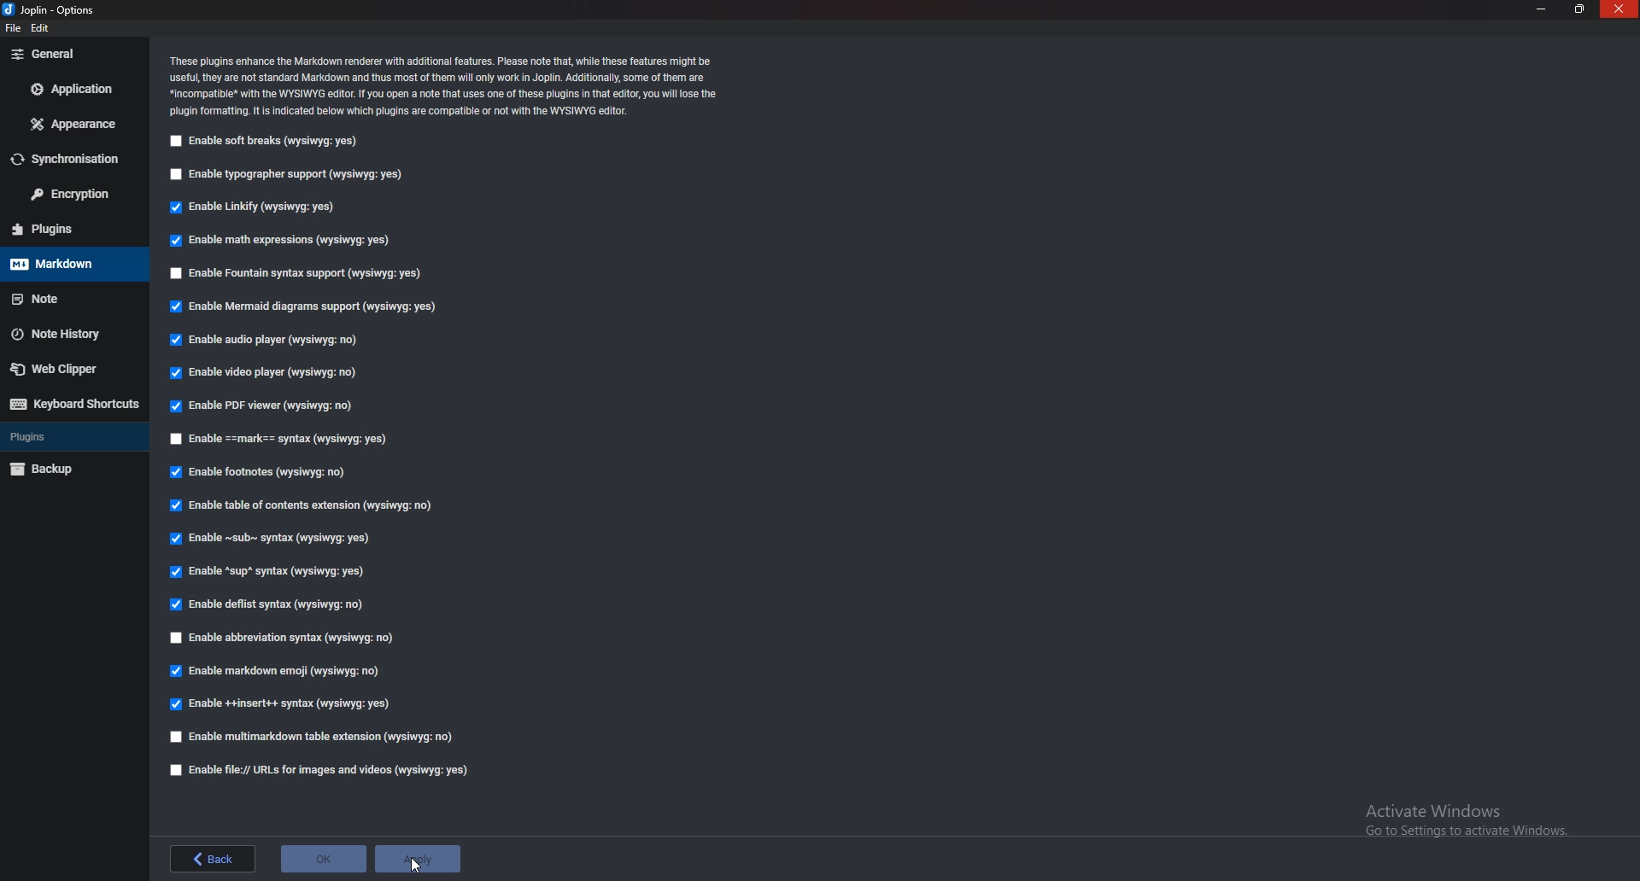  Describe the element at coordinates (269, 538) in the screenshot. I see `Enable sub syntax` at that location.